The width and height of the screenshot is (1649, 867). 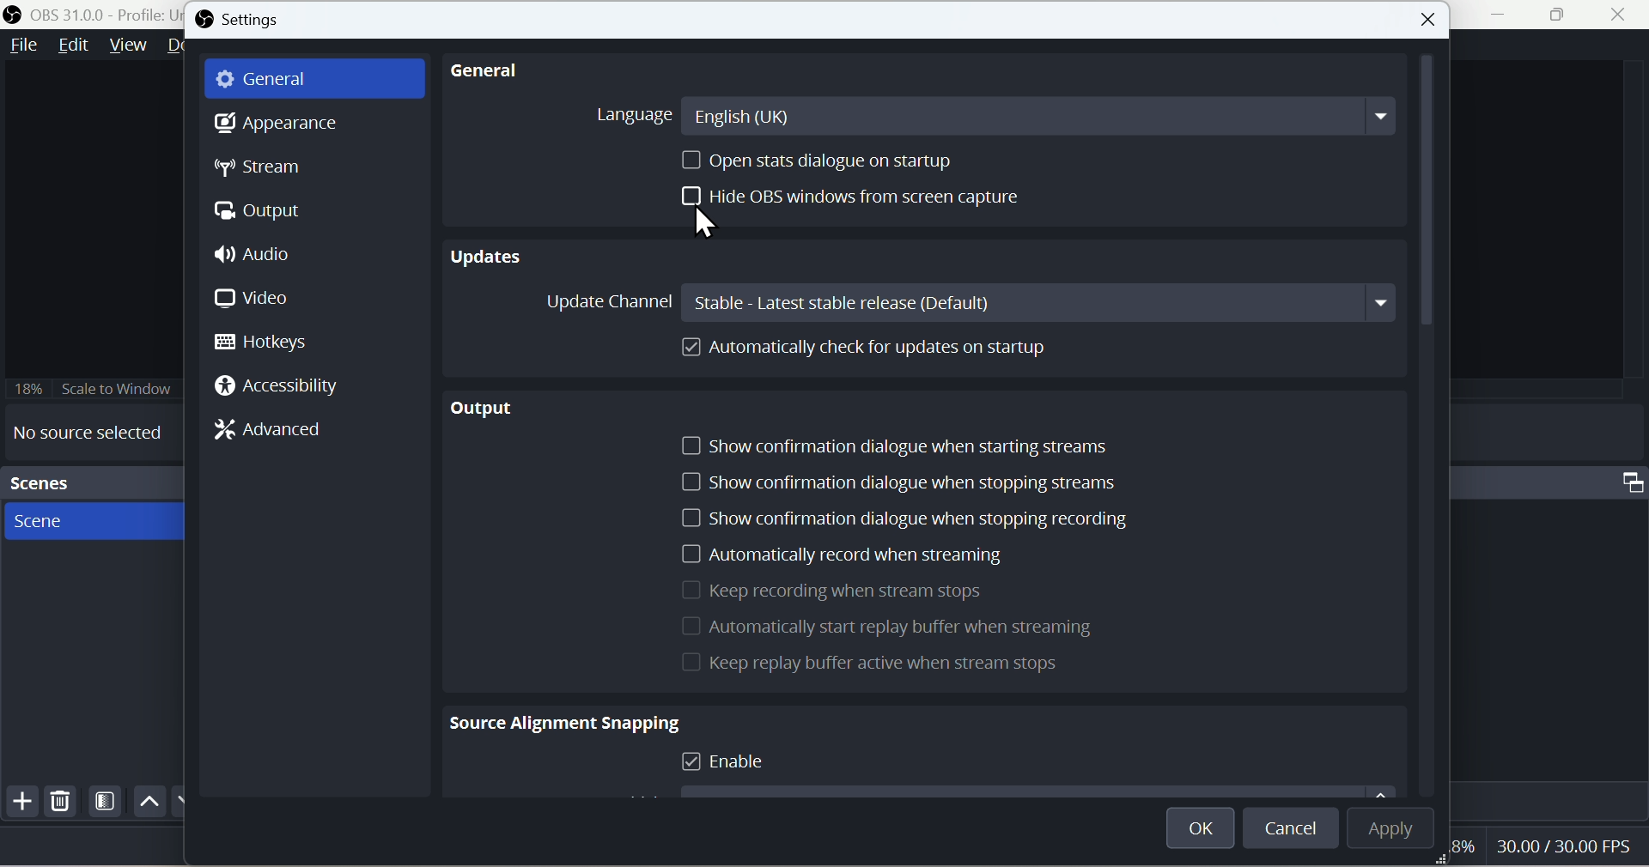 I want to click on 30.00 FPS, so click(x=1571, y=846).